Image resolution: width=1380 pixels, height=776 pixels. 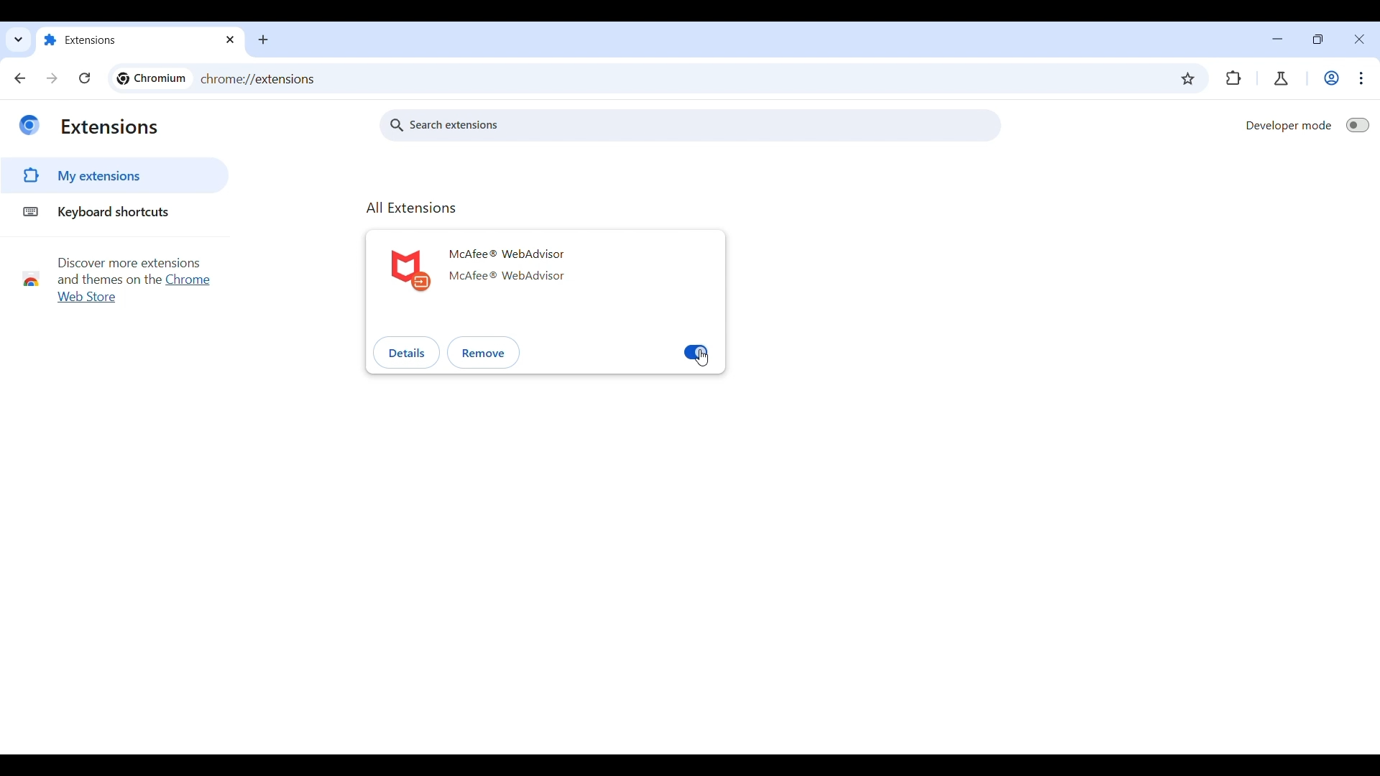 What do you see at coordinates (410, 271) in the screenshot?
I see `Logo of current extension` at bounding box center [410, 271].